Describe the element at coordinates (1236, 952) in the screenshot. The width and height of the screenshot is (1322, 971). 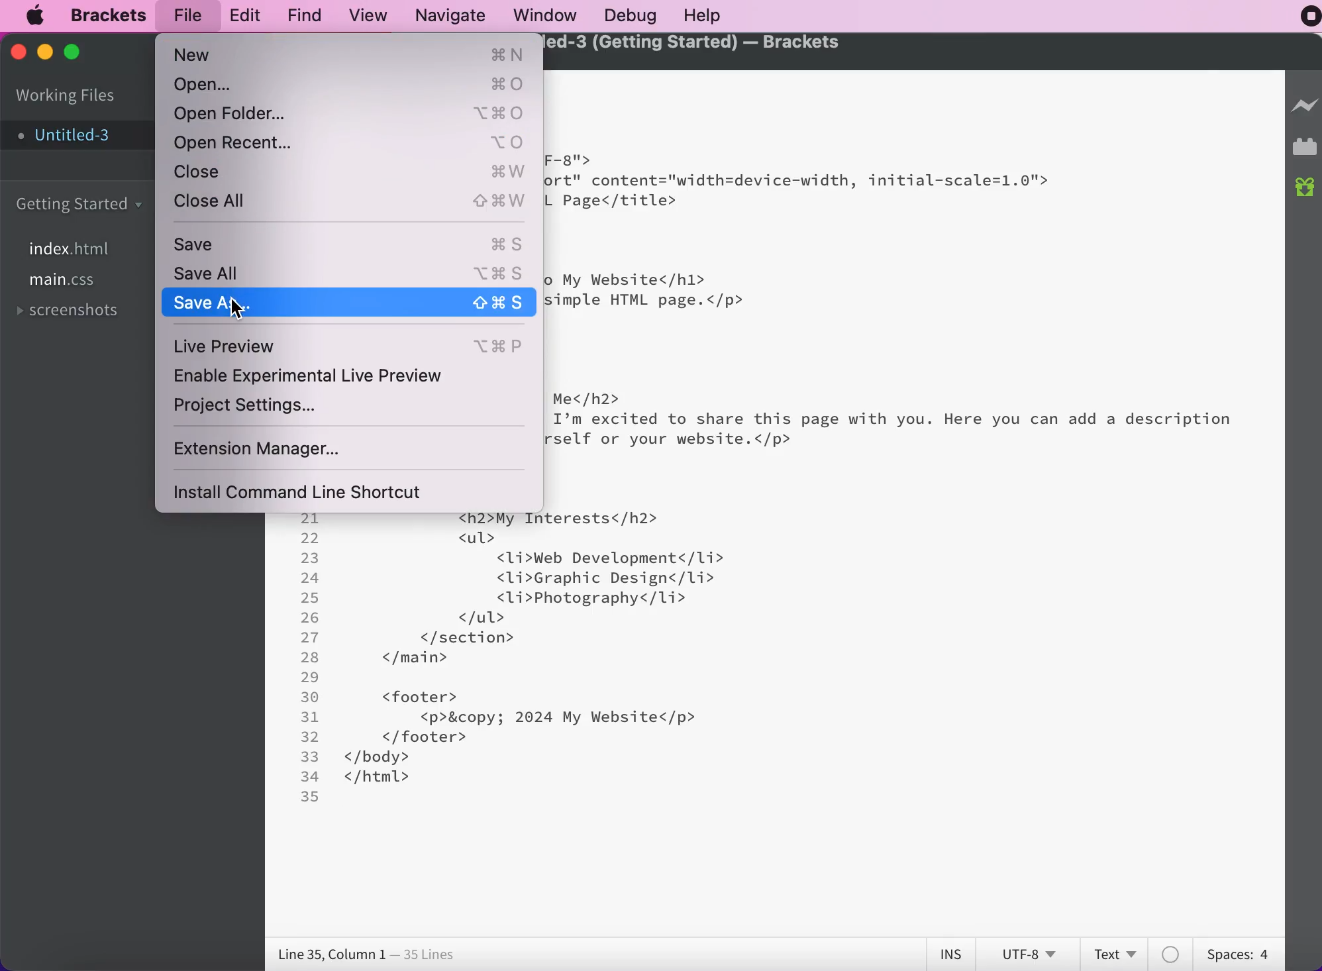
I see `spaces:4` at that location.